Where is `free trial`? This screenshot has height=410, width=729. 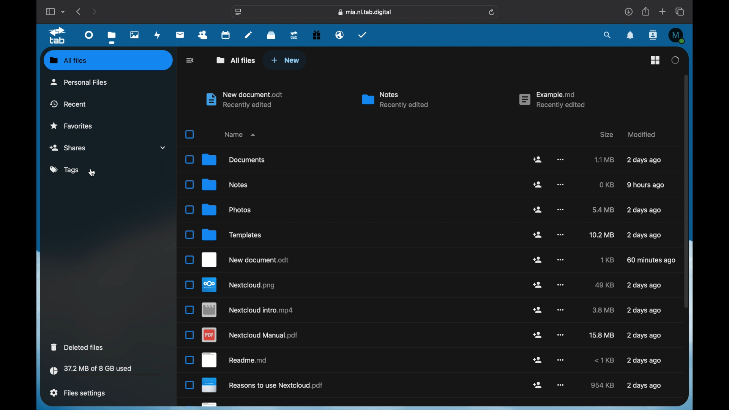 free trial is located at coordinates (317, 34).